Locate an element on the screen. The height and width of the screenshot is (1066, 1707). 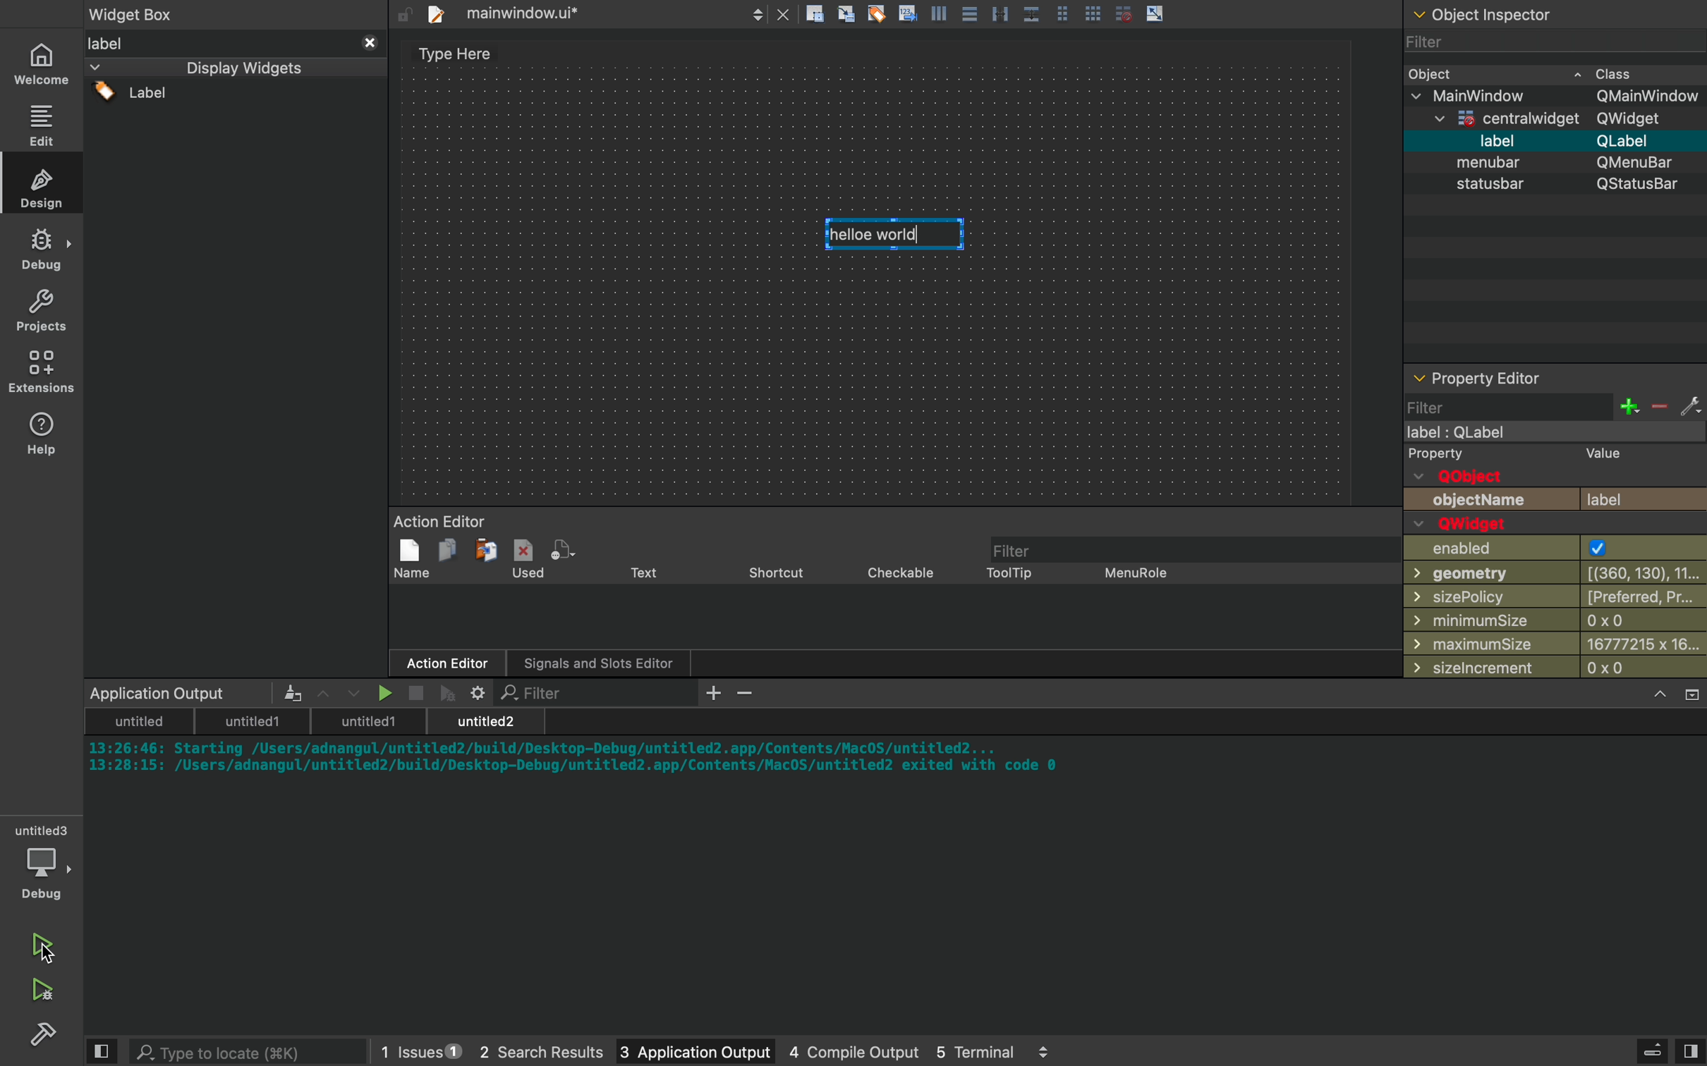
debug and run is located at coordinates (42, 989).